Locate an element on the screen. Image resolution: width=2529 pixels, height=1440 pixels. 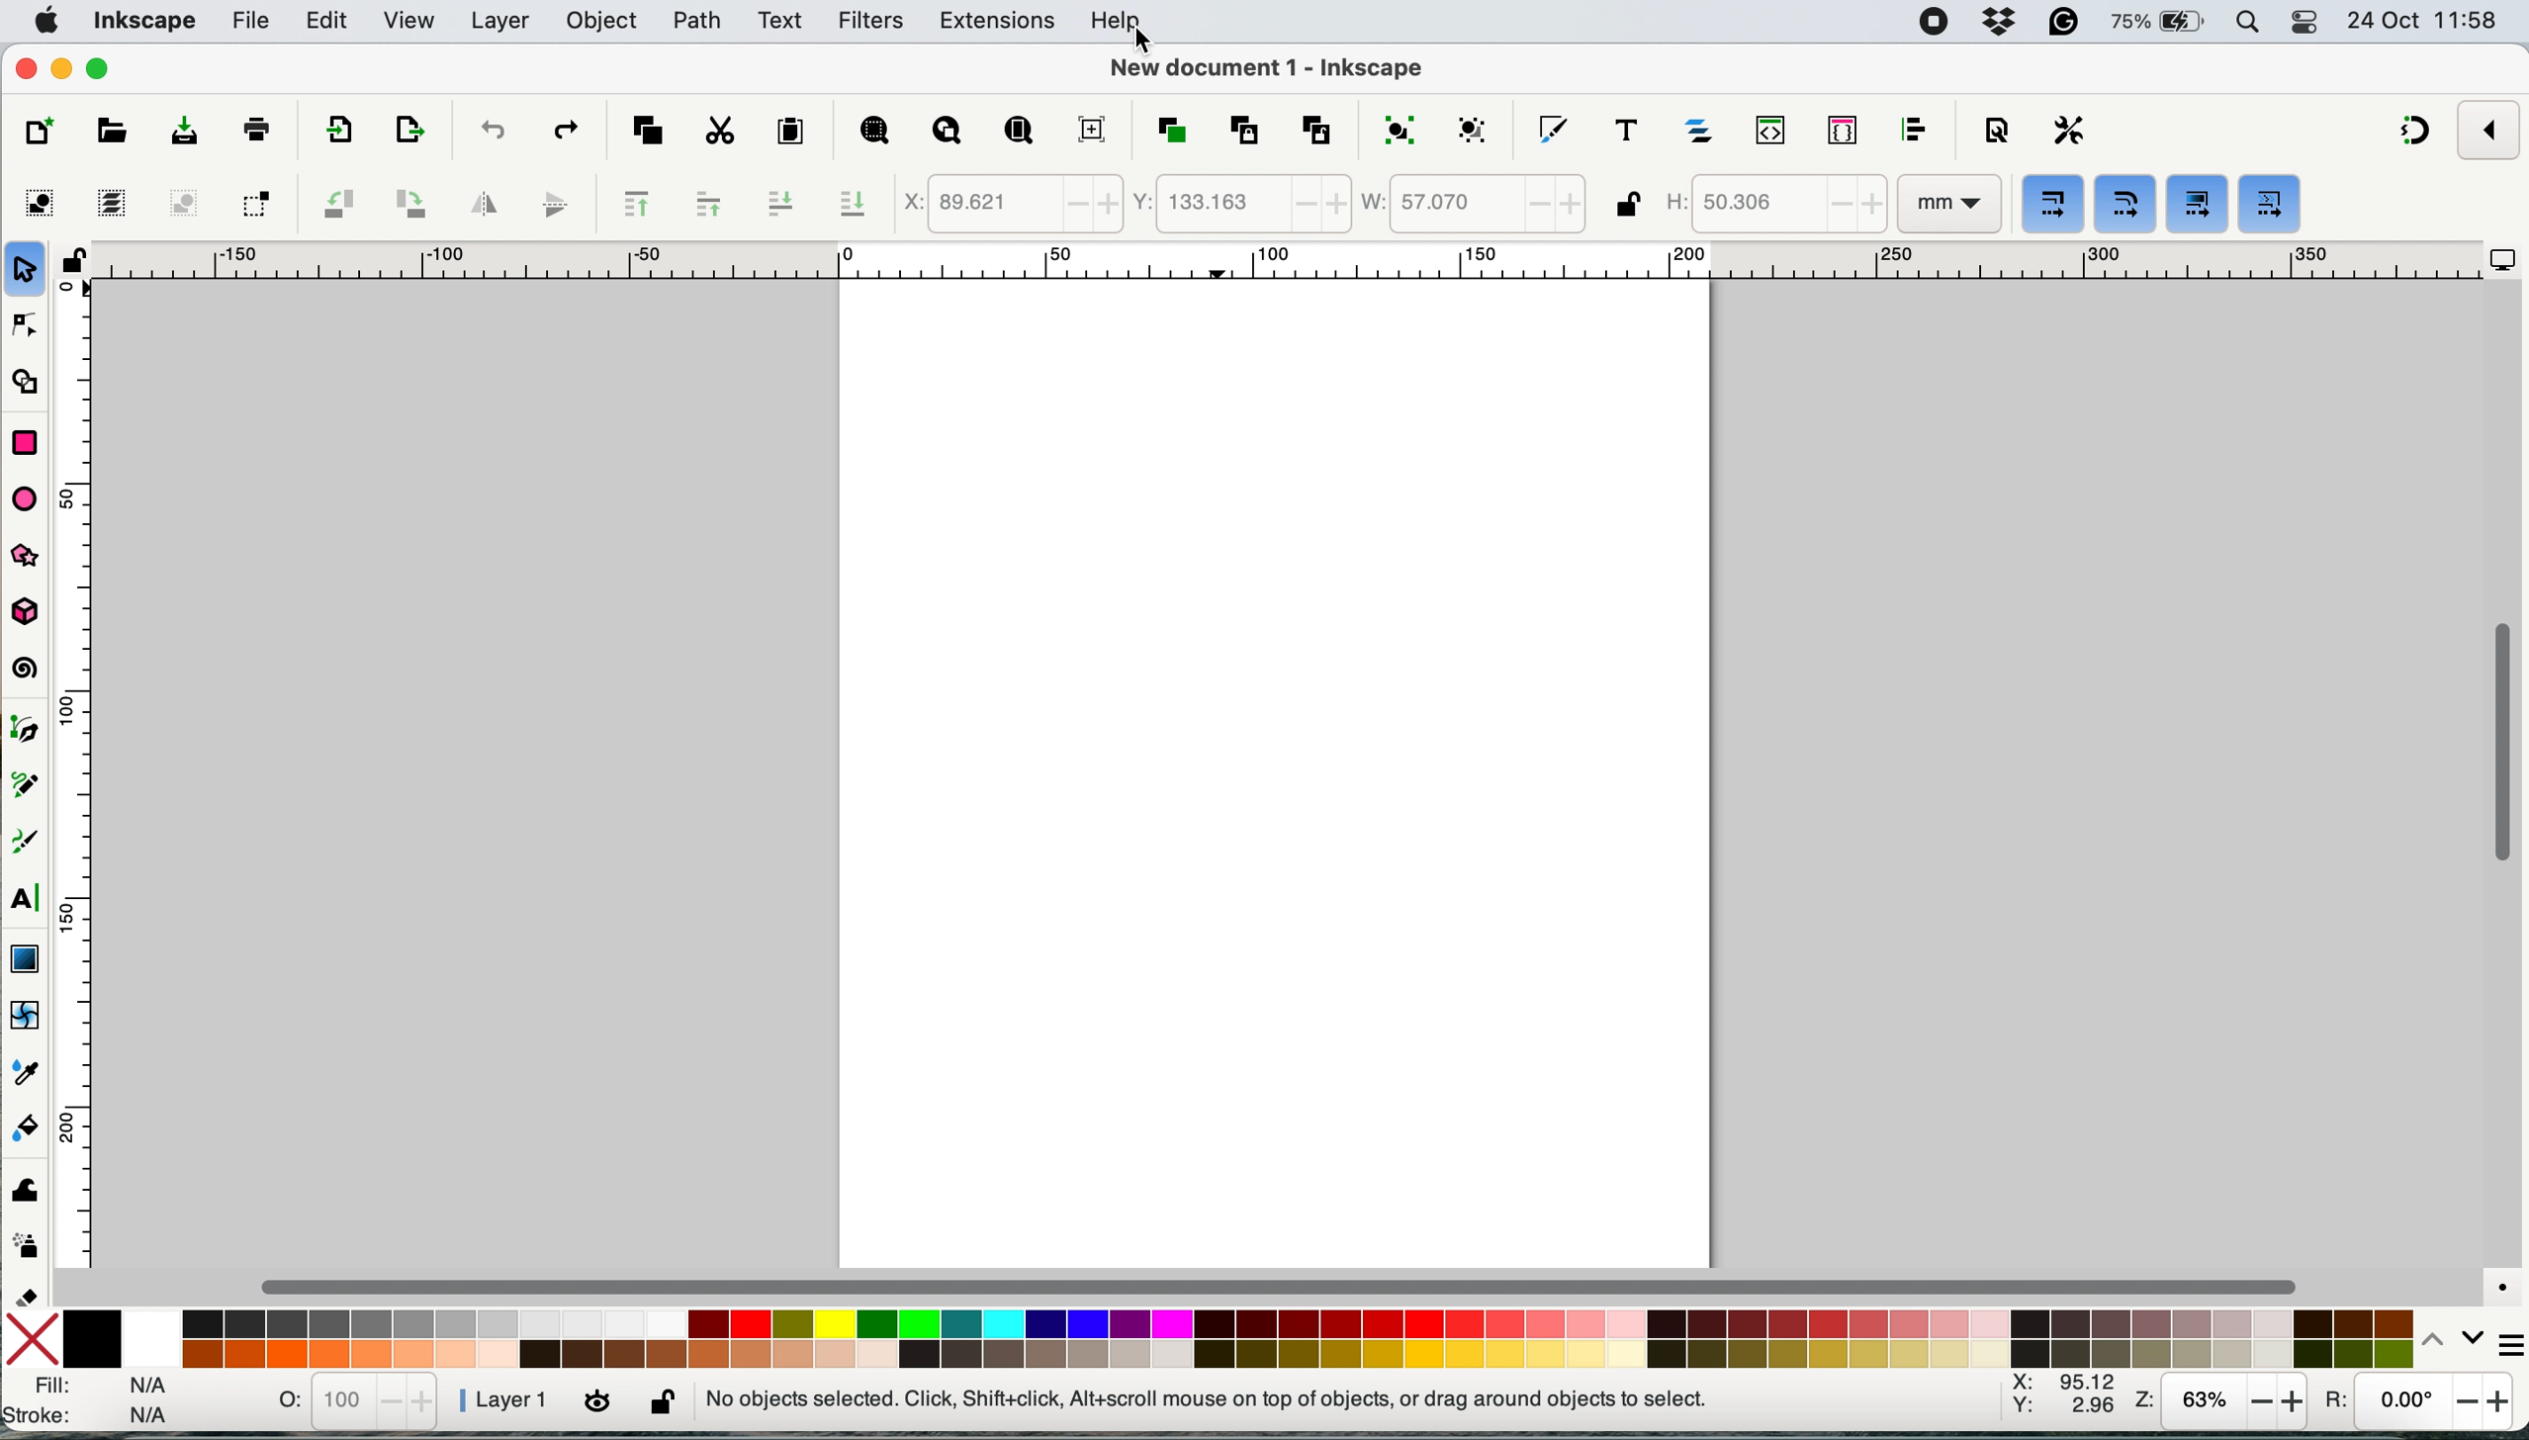
object rotate 90 ccw is located at coordinates (342, 208).